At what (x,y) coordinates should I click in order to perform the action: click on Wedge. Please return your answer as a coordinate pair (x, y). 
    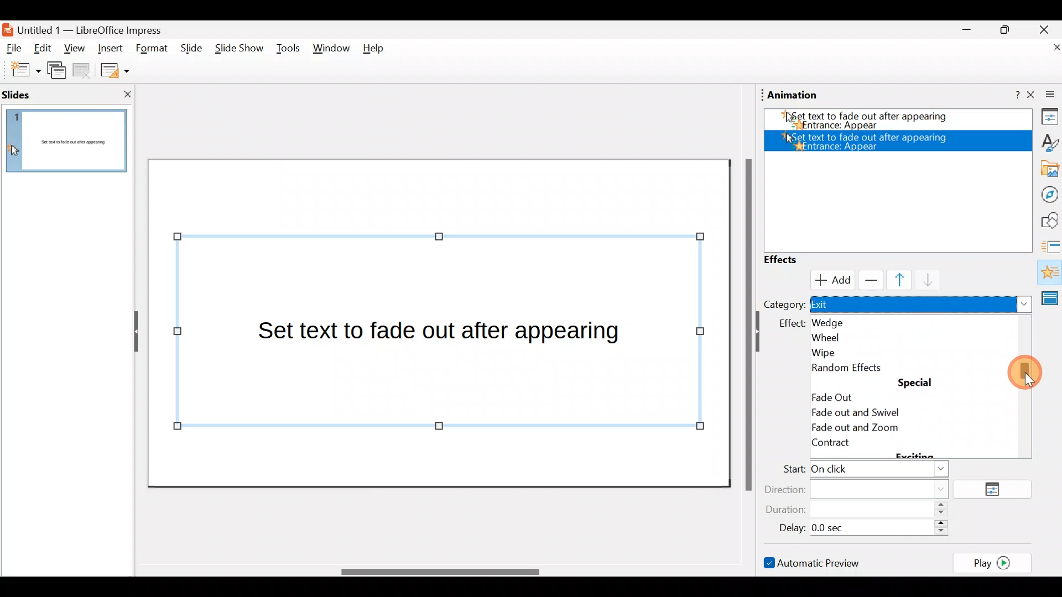
    Looking at the image, I should click on (841, 322).